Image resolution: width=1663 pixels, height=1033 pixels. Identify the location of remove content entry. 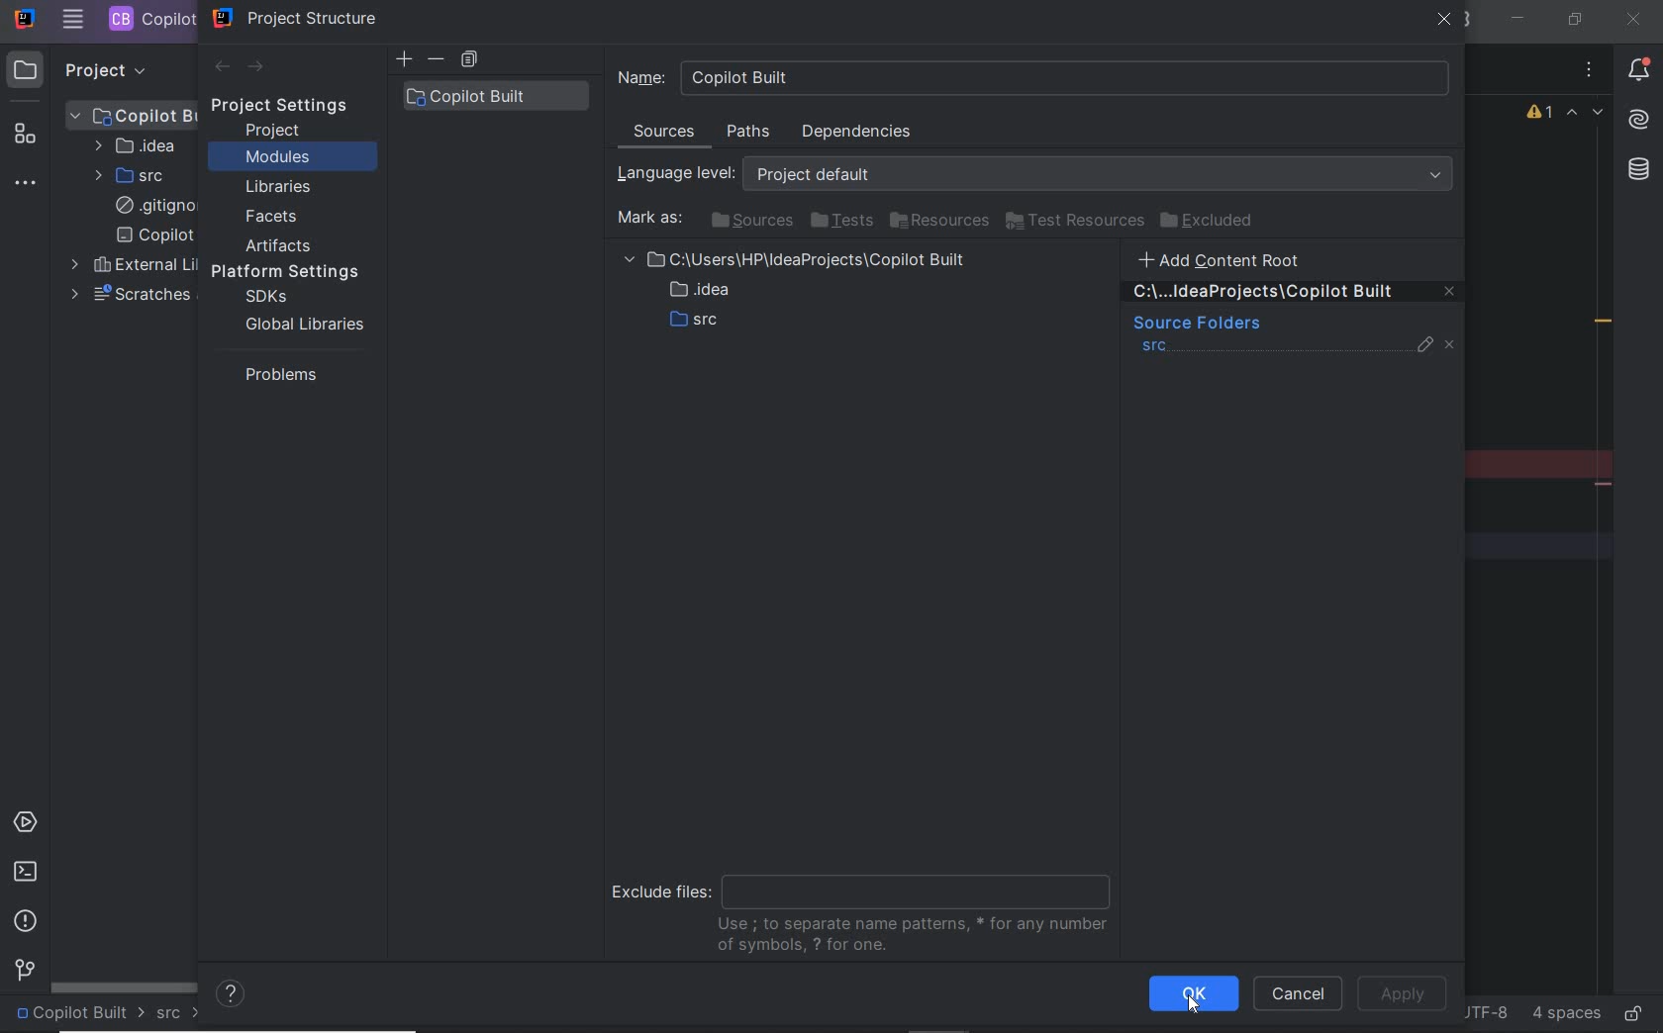
(1295, 295).